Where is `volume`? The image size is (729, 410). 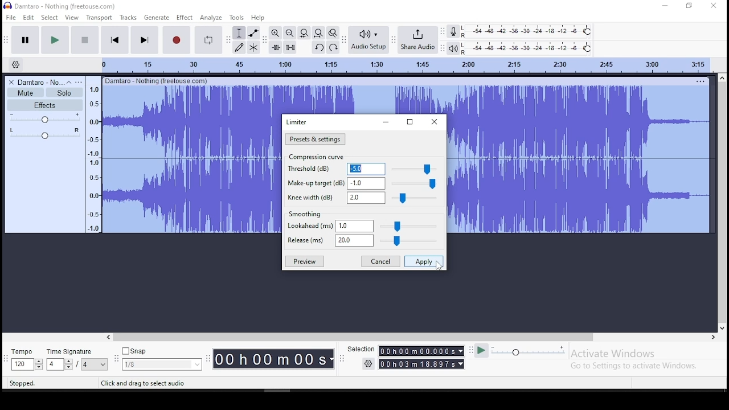
volume is located at coordinates (44, 118).